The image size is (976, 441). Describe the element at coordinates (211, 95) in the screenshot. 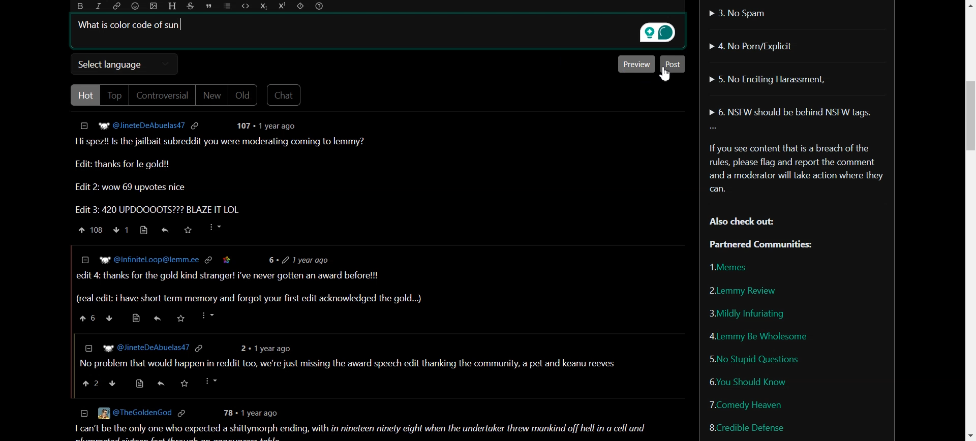

I see `New` at that location.